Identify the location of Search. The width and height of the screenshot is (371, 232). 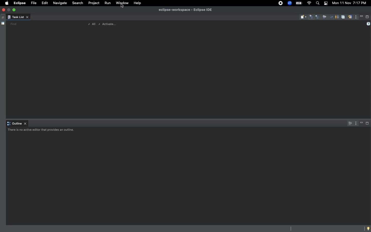
(317, 4).